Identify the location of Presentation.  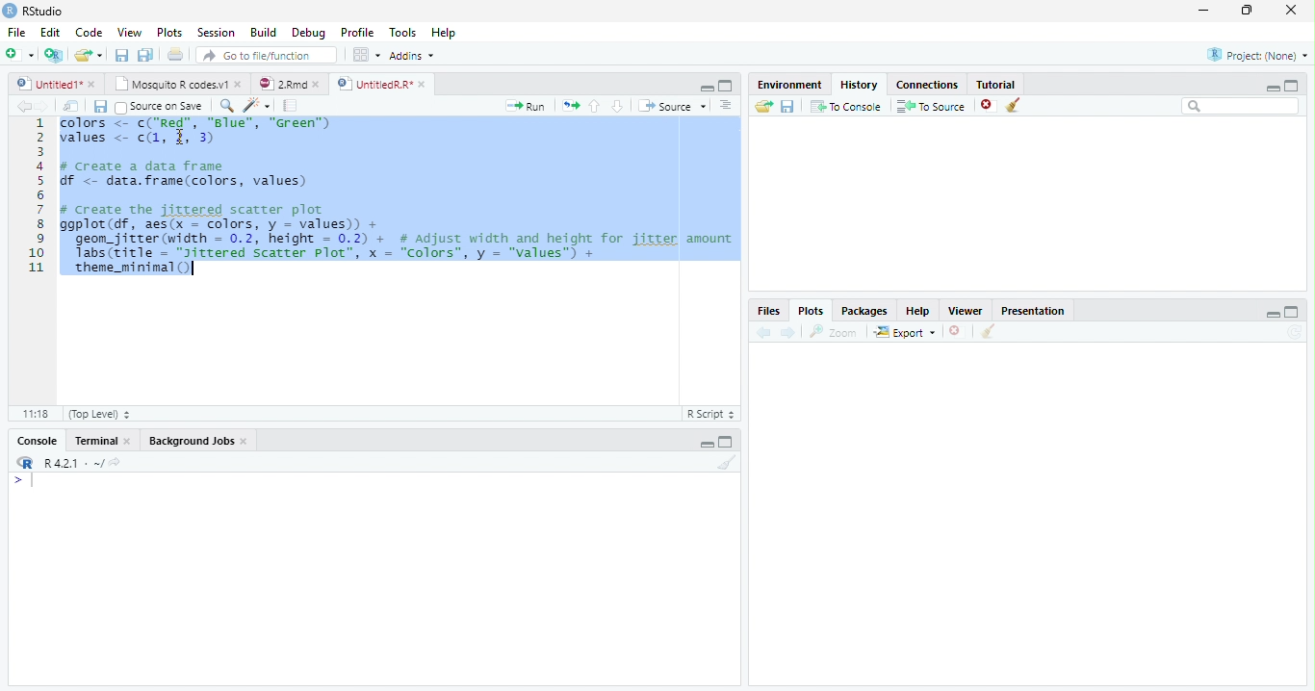
(1032, 310).